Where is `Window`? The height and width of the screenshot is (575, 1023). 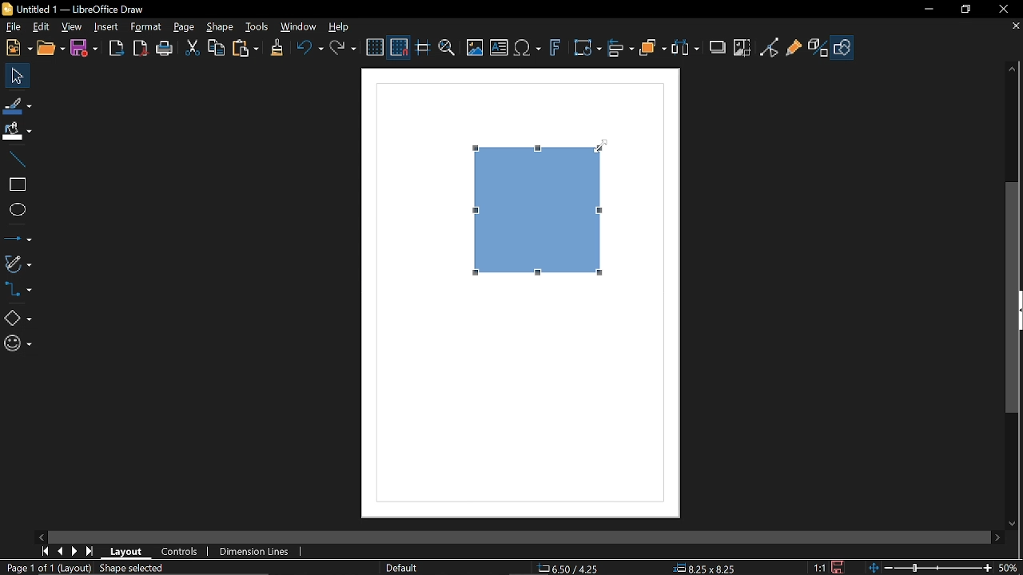
Window is located at coordinates (301, 28).